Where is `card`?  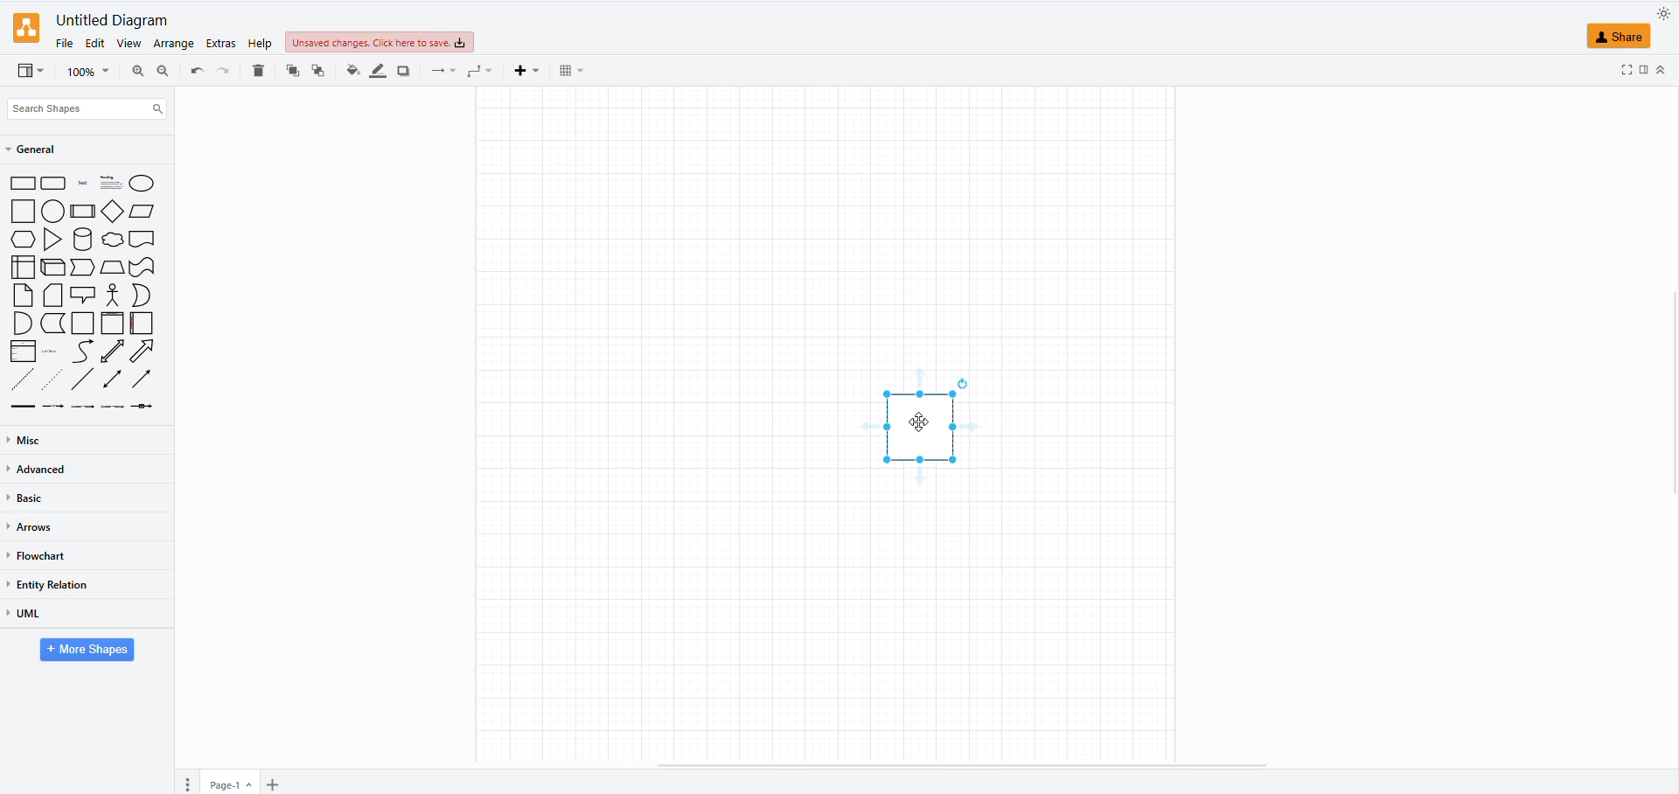
card is located at coordinates (54, 296).